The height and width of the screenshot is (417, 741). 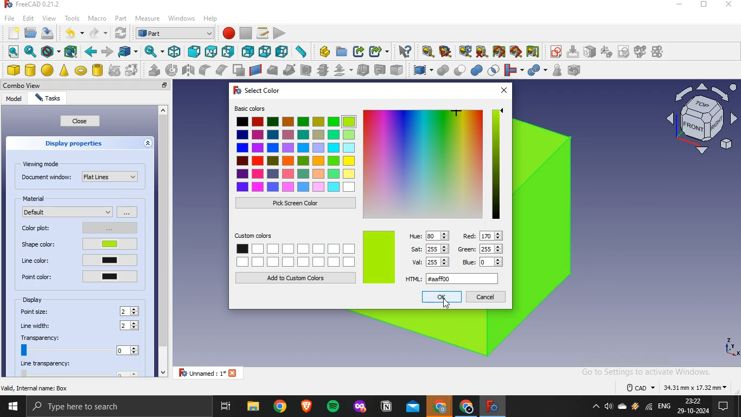 What do you see at coordinates (48, 70) in the screenshot?
I see `sphere` at bounding box center [48, 70].